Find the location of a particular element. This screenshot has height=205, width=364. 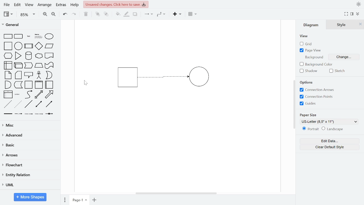

cloud is located at coordinates (38, 56).